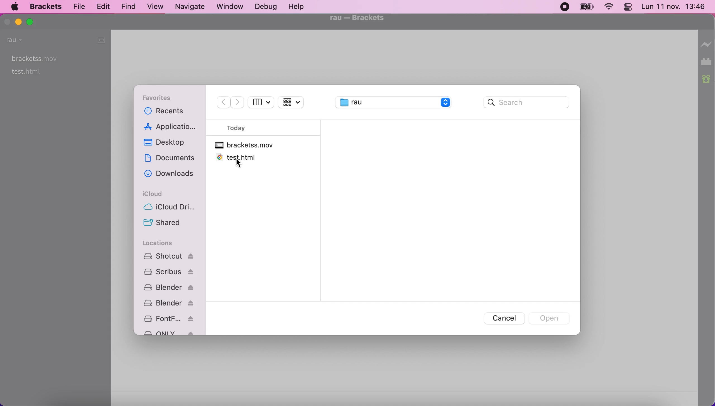  Describe the element at coordinates (564, 8) in the screenshot. I see `recording stopped` at that location.